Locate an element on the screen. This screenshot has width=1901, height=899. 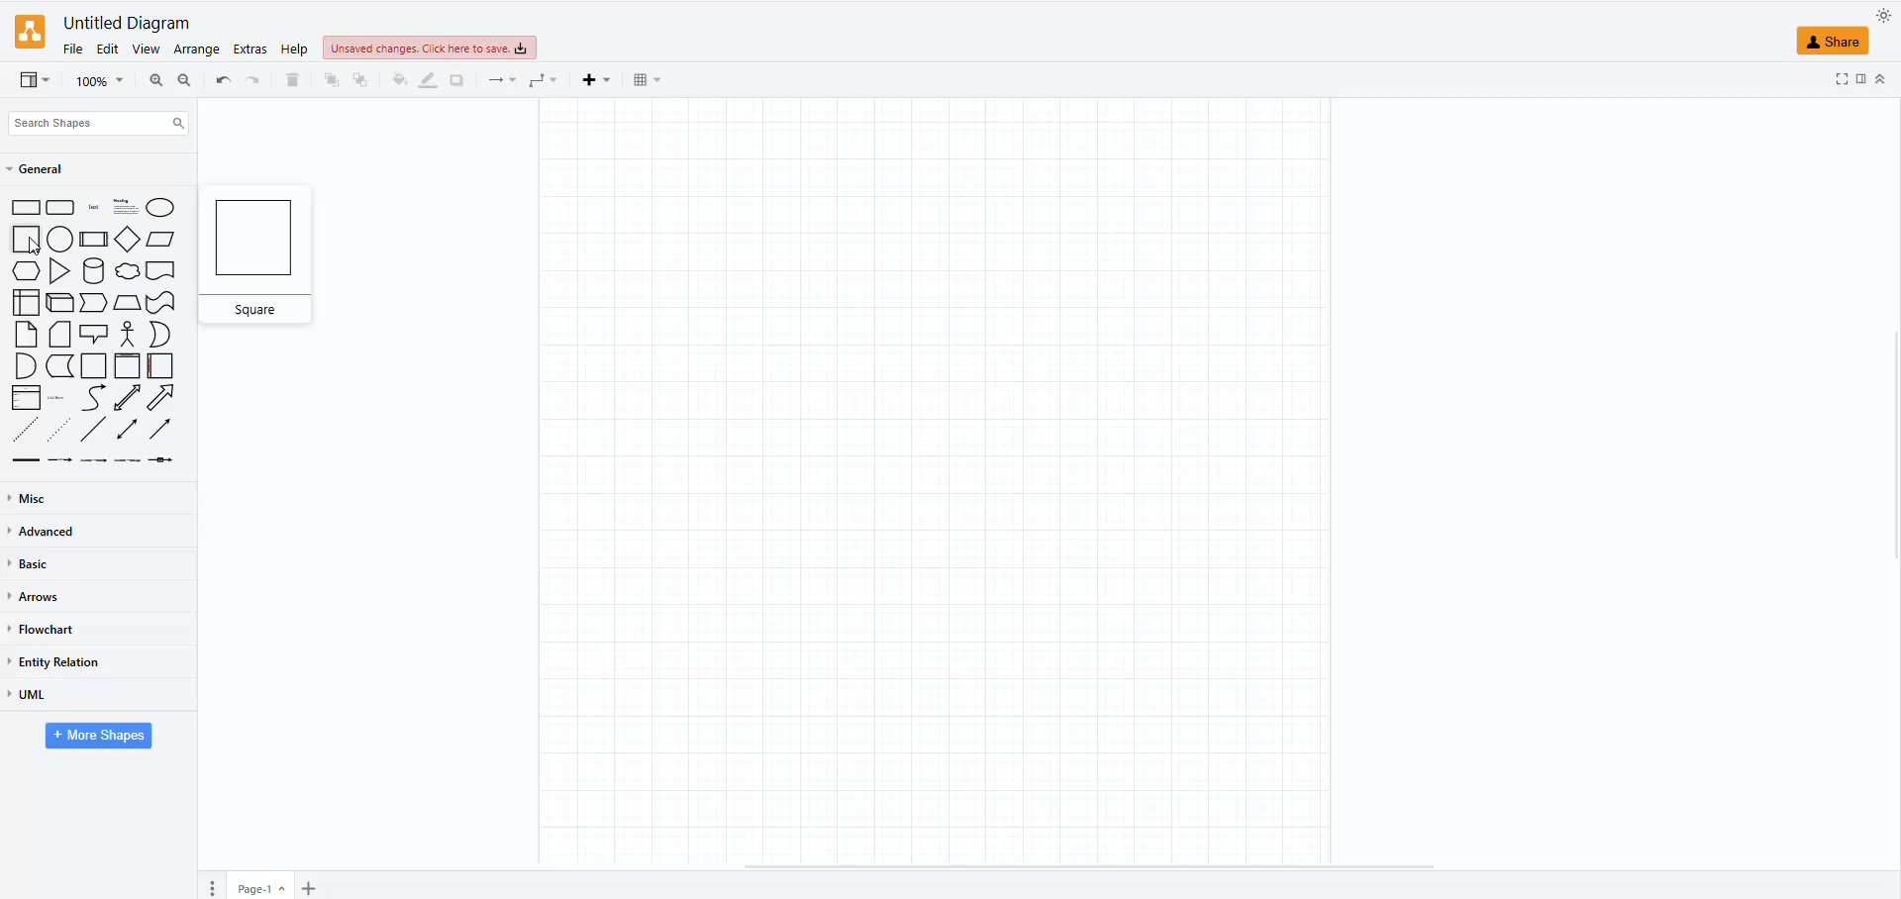
cloud is located at coordinates (128, 271).